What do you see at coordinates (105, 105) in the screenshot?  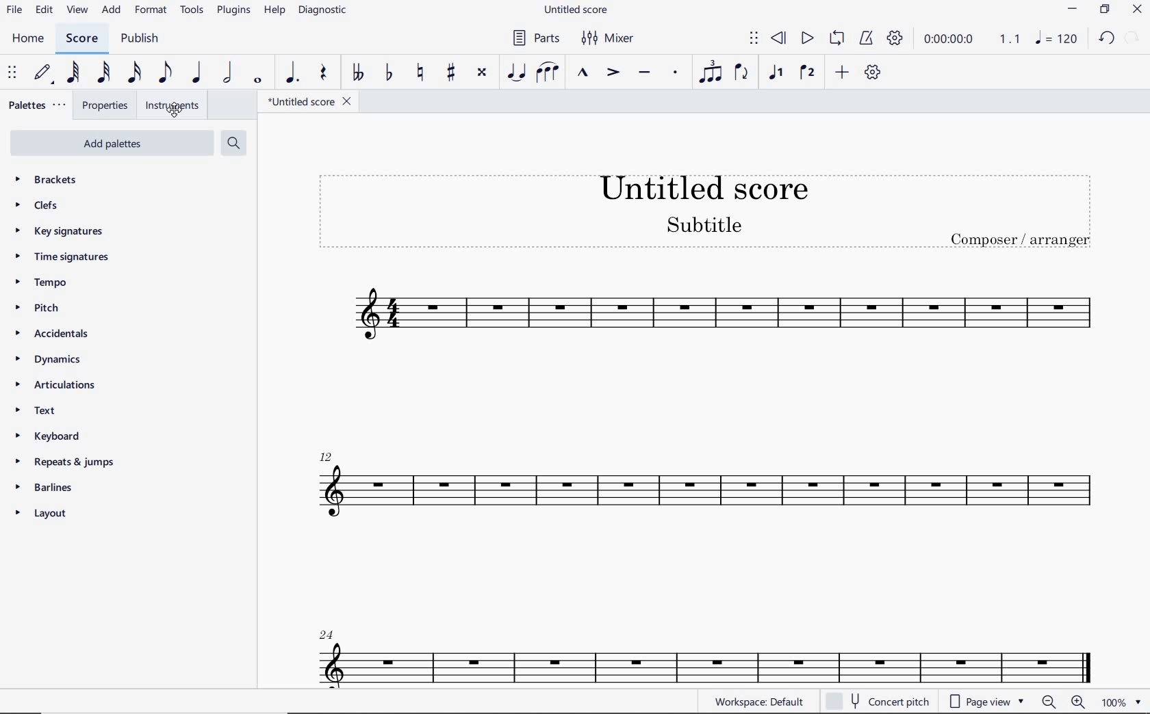 I see `properties` at bounding box center [105, 105].